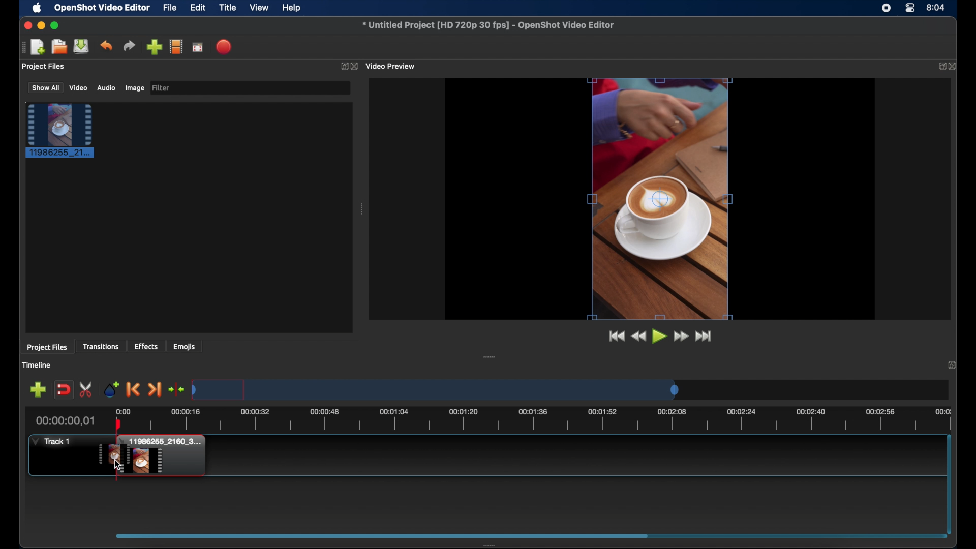  What do you see at coordinates (106, 87) in the screenshot?
I see `audio` at bounding box center [106, 87].